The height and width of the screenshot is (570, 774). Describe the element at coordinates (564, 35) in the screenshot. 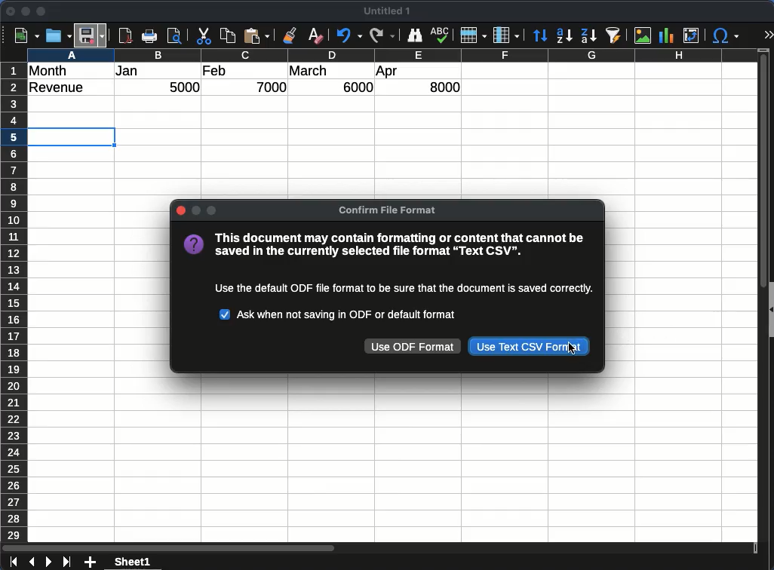

I see `ascending` at that location.